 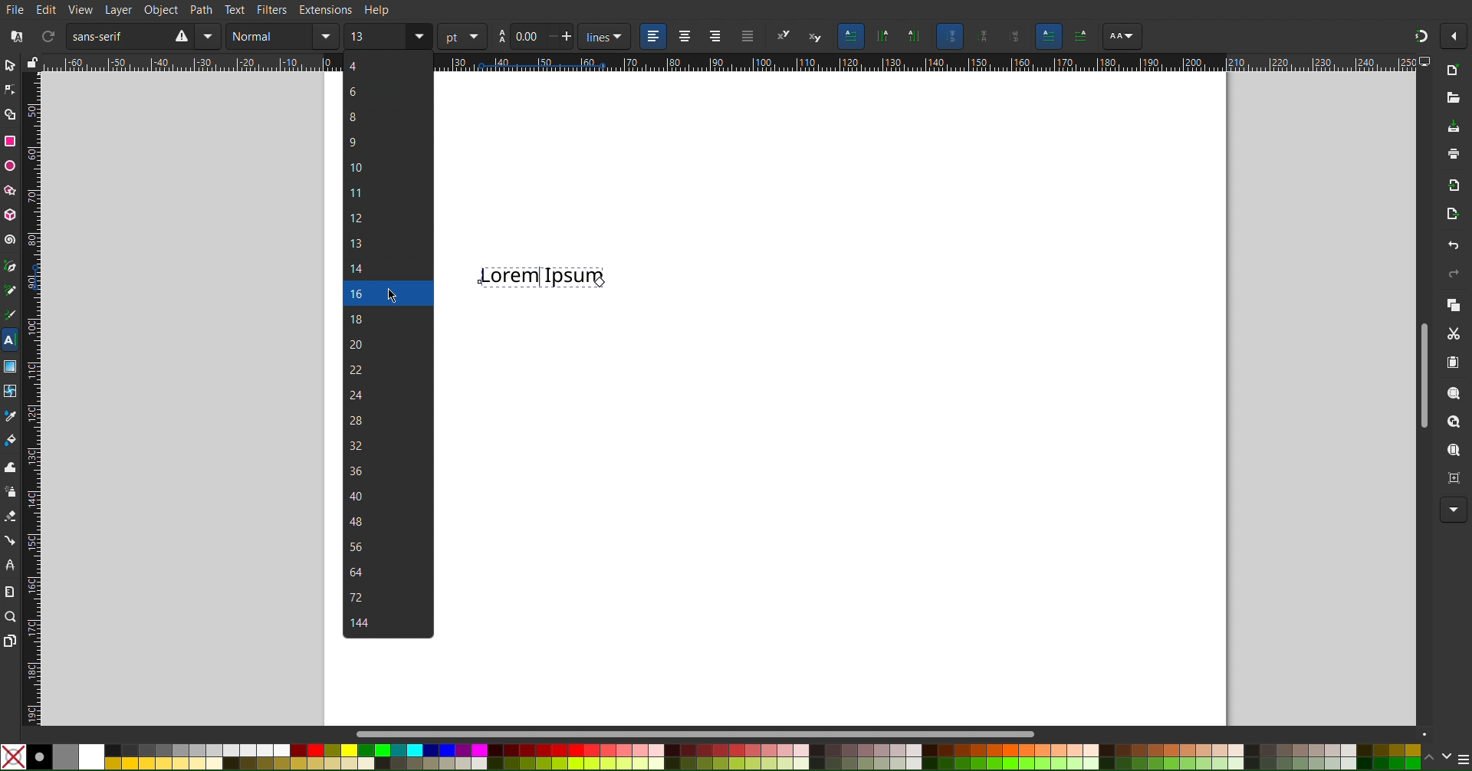 I want to click on Scaling Objects settings, so click(x=980, y=36).